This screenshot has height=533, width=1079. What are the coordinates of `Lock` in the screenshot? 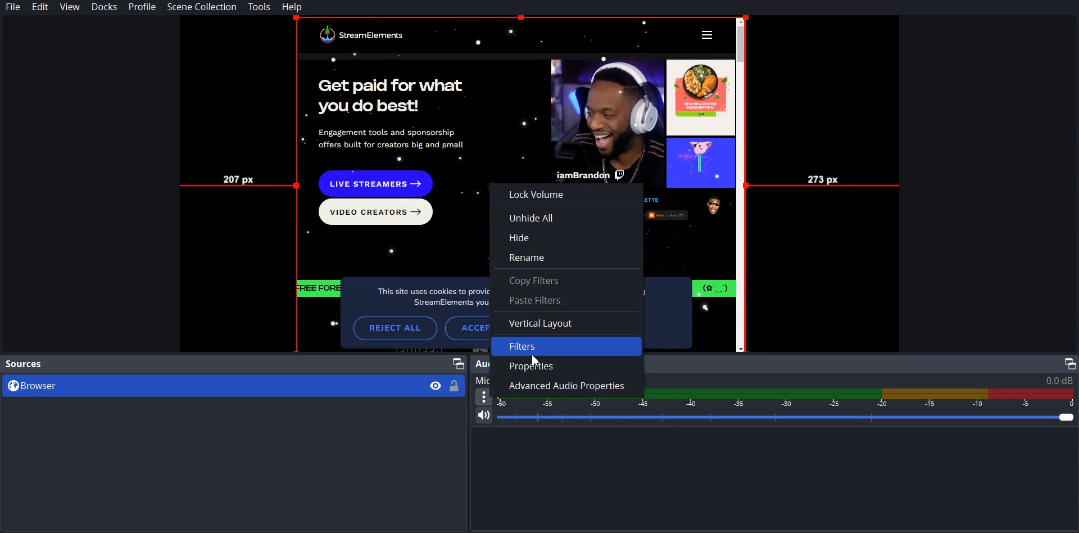 It's located at (455, 386).